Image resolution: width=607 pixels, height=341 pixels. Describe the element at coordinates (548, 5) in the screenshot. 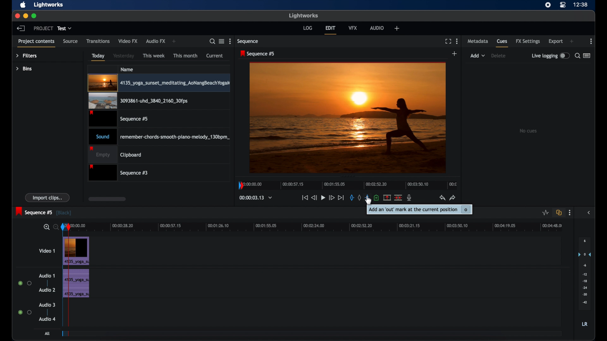

I see `screen recorder icon` at that location.